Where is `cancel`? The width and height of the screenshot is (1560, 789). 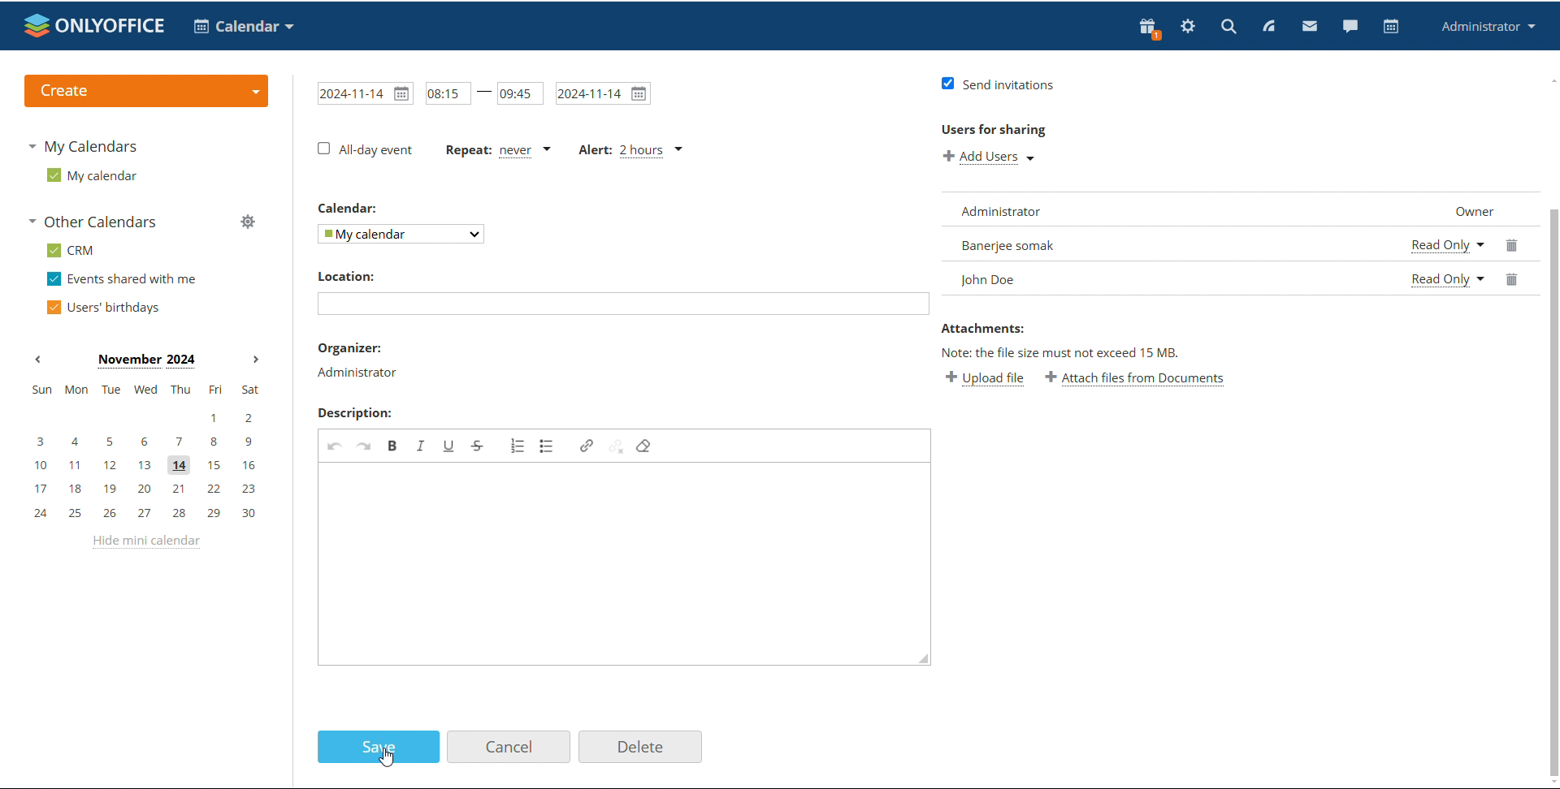
cancel is located at coordinates (509, 748).